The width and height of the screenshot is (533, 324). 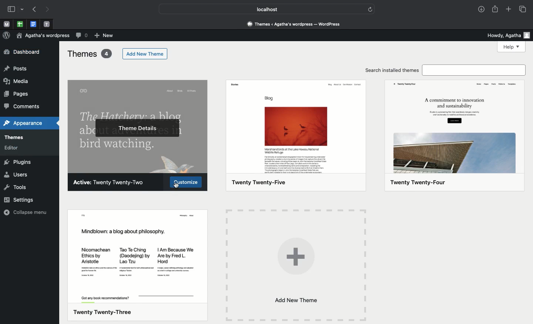 I want to click on 2024 theme, so click(x=456, y=135).